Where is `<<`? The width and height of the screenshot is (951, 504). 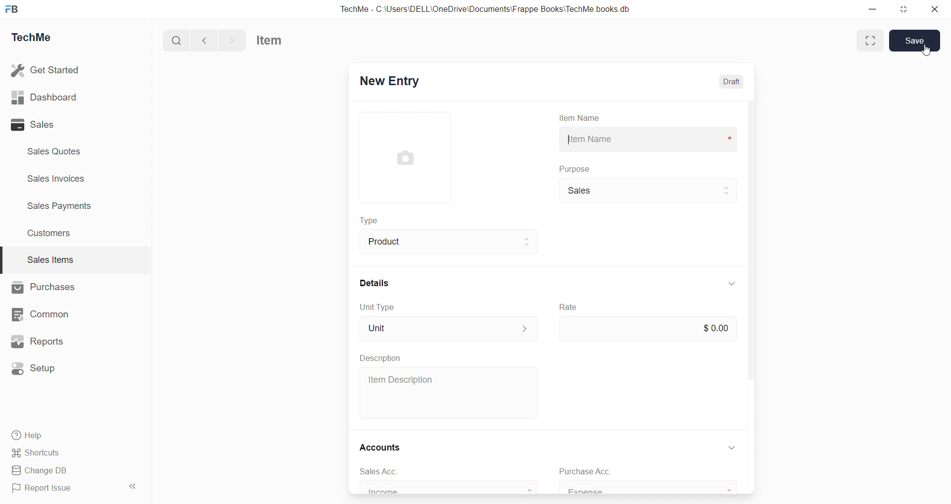
<< is located at coordinates (132, 487).